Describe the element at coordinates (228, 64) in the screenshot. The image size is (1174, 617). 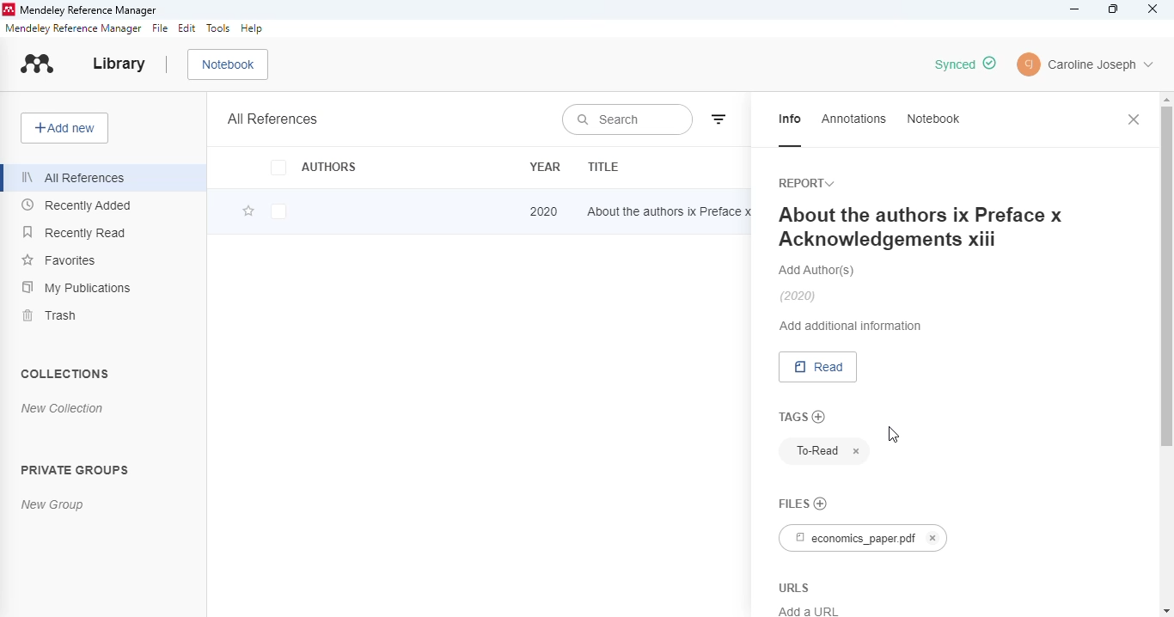
I see `notebook` at that location.